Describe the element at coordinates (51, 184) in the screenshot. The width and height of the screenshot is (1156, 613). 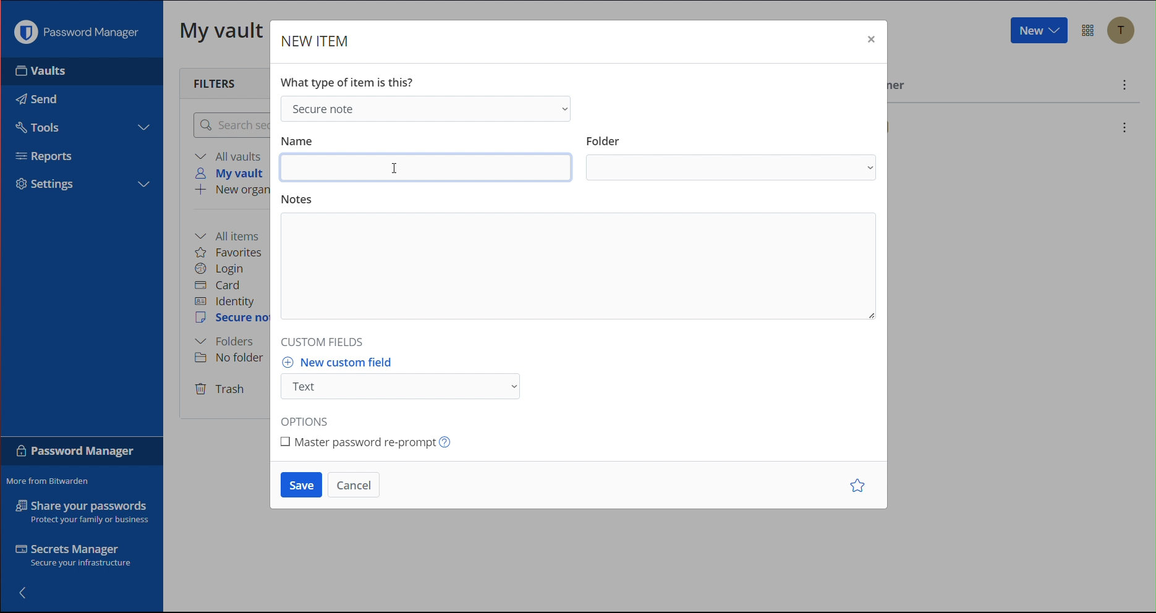
I see `Settings` at that location.